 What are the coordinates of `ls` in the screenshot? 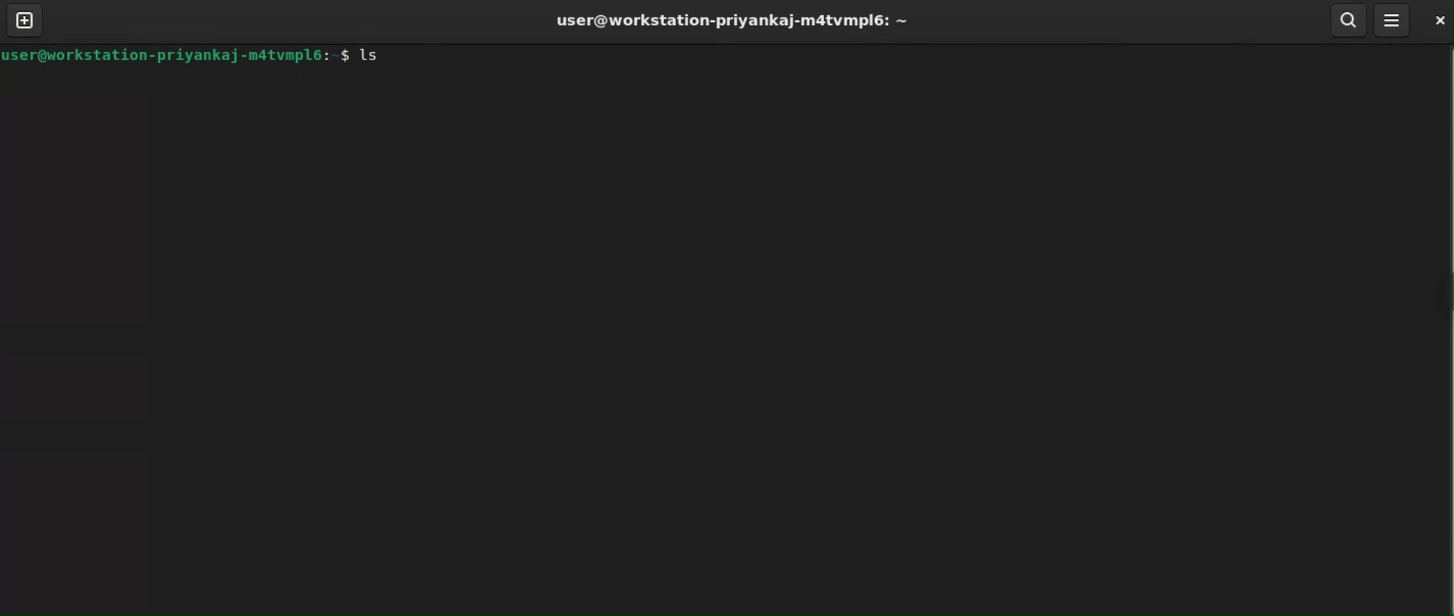 It's located at (375, 56).